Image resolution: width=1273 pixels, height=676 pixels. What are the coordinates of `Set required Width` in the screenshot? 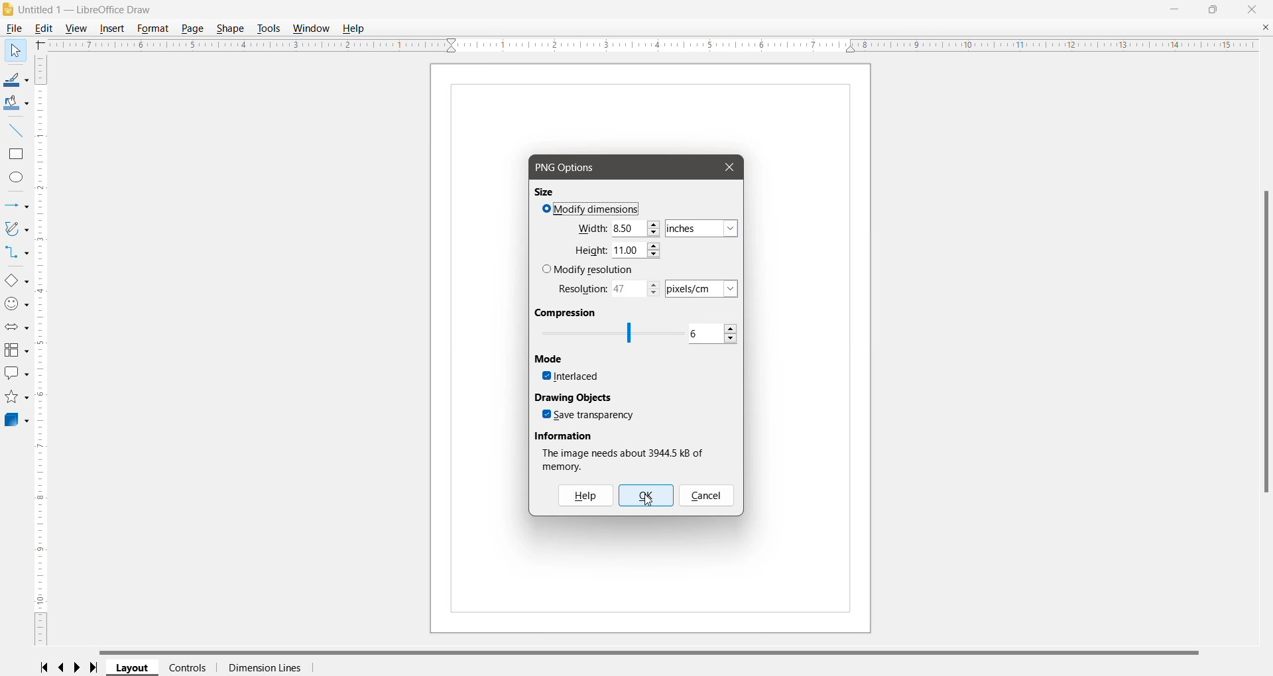 It's located at (617, 229).